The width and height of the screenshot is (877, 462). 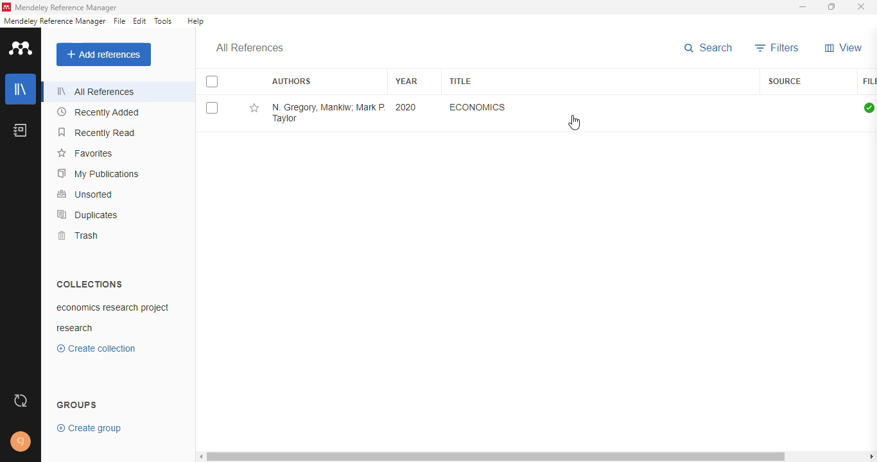 What do you see at coordinates (88, 214) in the screenshot?
I see `duplicates` at bounding box center [88, 214].